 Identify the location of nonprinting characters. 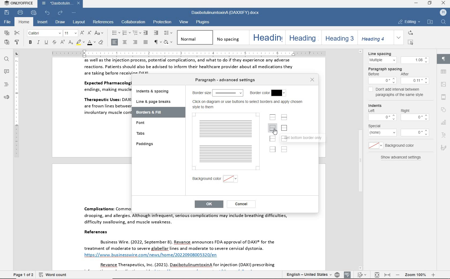
(157, 42).